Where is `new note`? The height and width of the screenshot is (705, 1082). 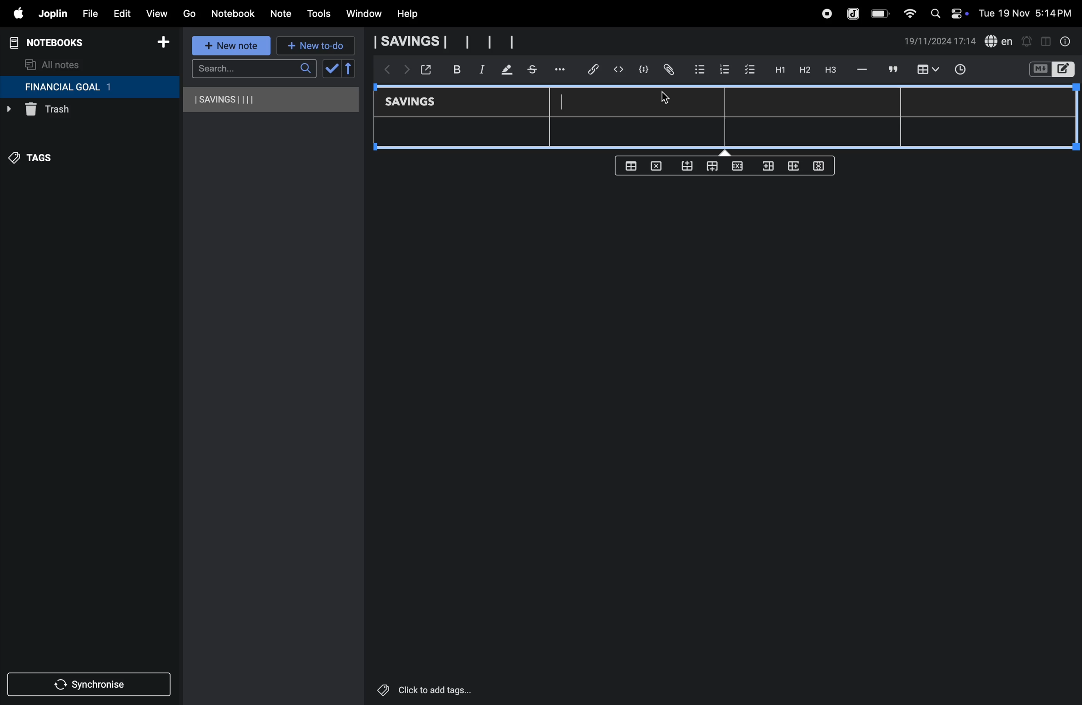
new note is located at coordinates (232, 46).